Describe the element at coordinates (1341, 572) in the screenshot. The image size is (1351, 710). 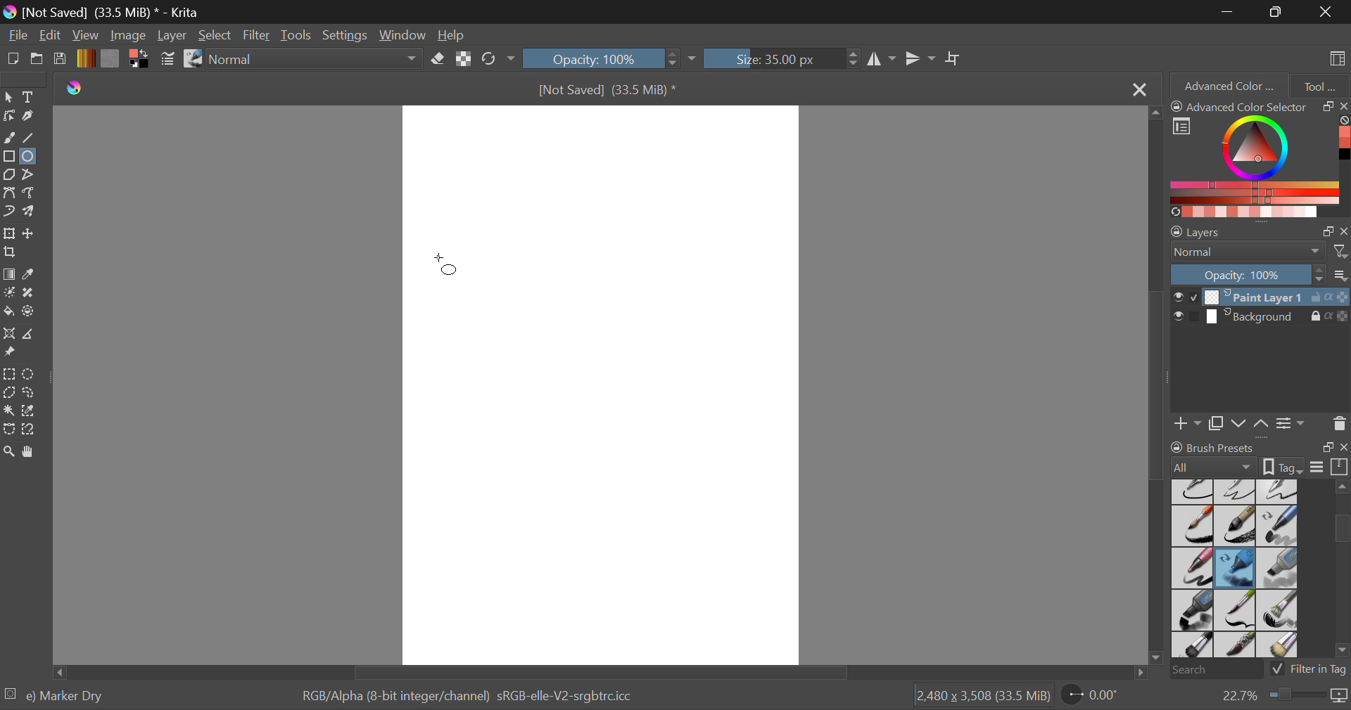
I see `slider` at that location.